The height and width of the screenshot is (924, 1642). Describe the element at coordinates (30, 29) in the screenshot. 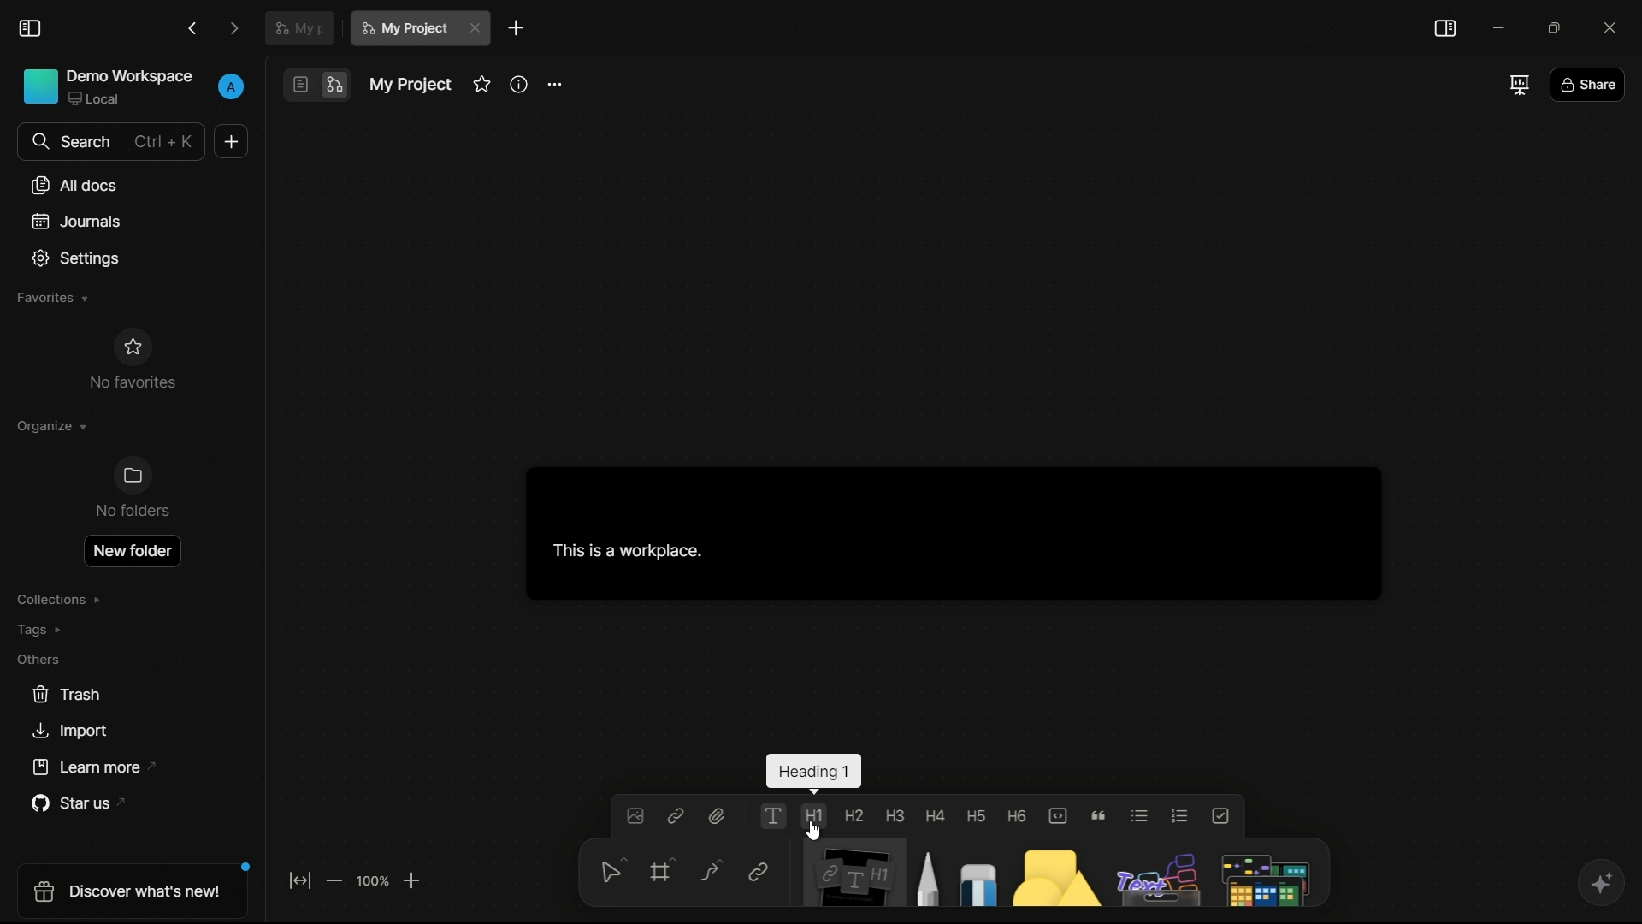

I see `toggle sidebar` at that location.